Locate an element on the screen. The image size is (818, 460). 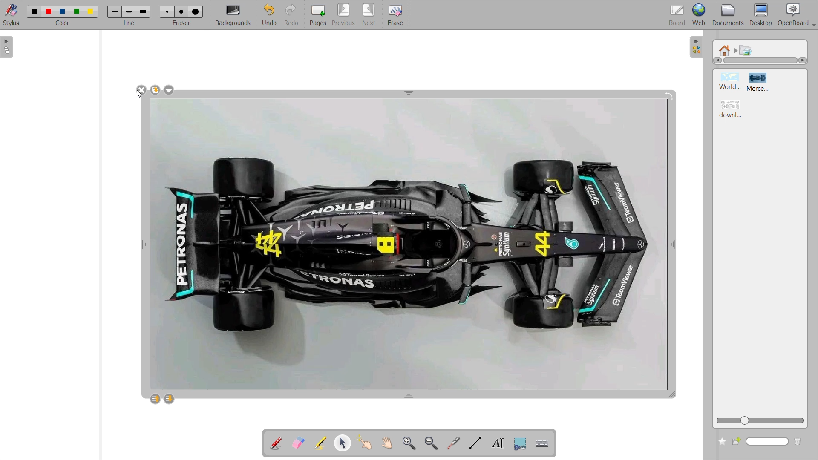
add to favorites is located at coordinates (721, 443).